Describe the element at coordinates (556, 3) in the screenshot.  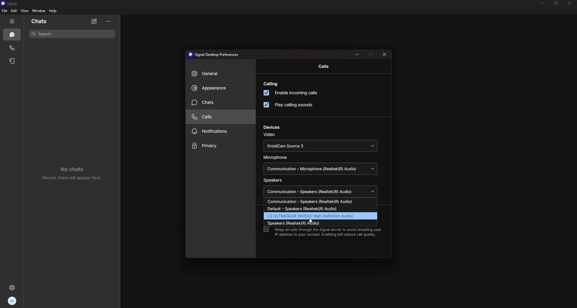
I see `resize` at that location.